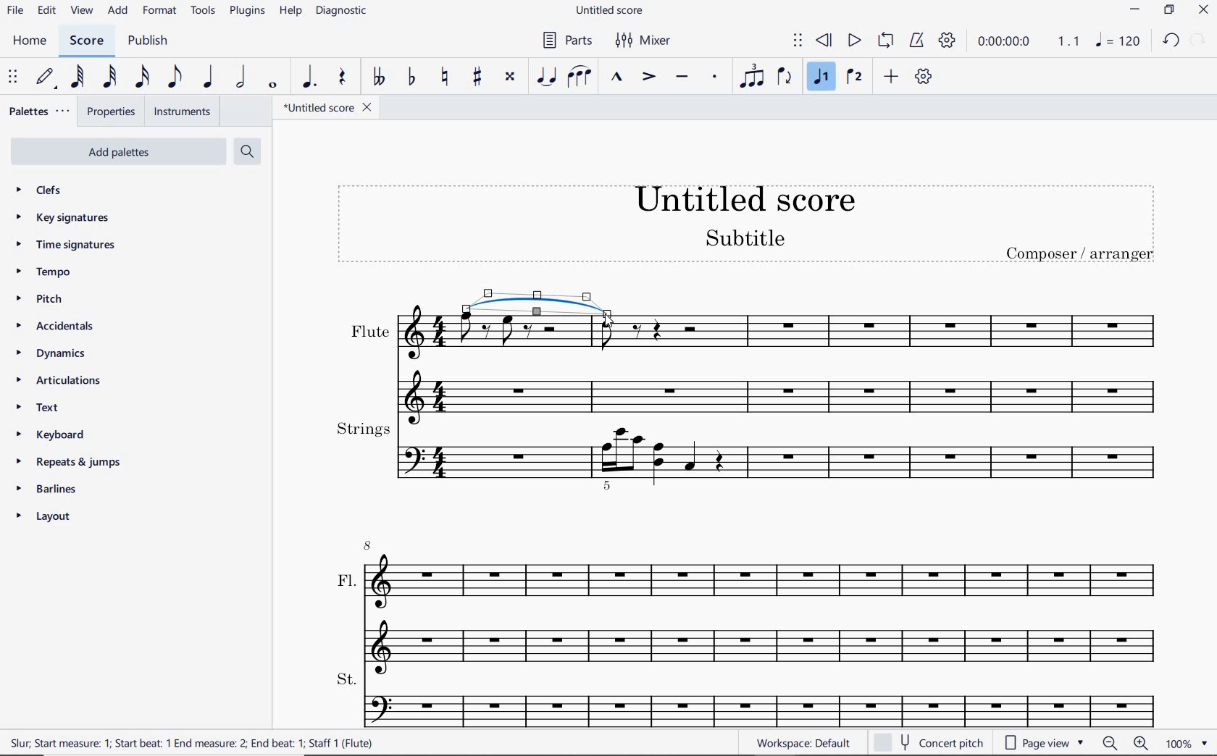  I want to click on TIE, so click(545, 77).